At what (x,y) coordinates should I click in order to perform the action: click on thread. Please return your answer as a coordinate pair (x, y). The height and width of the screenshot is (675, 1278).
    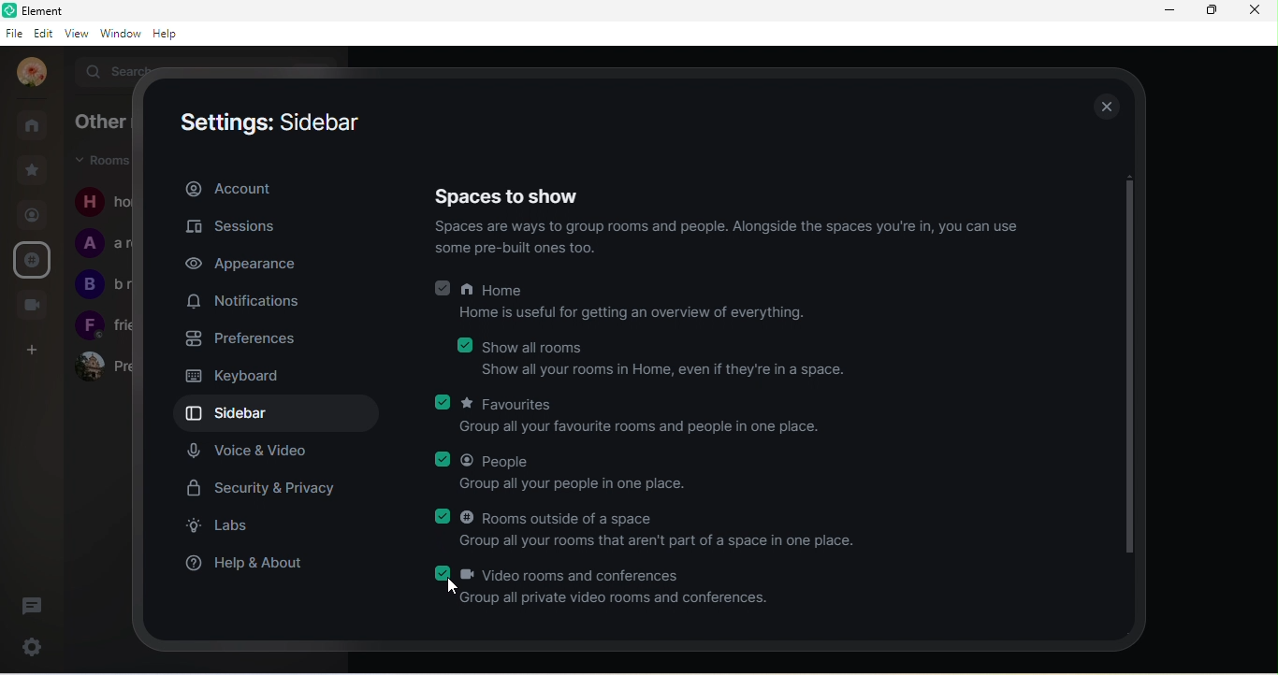
    Looking at the image, I should click on (36, 605).